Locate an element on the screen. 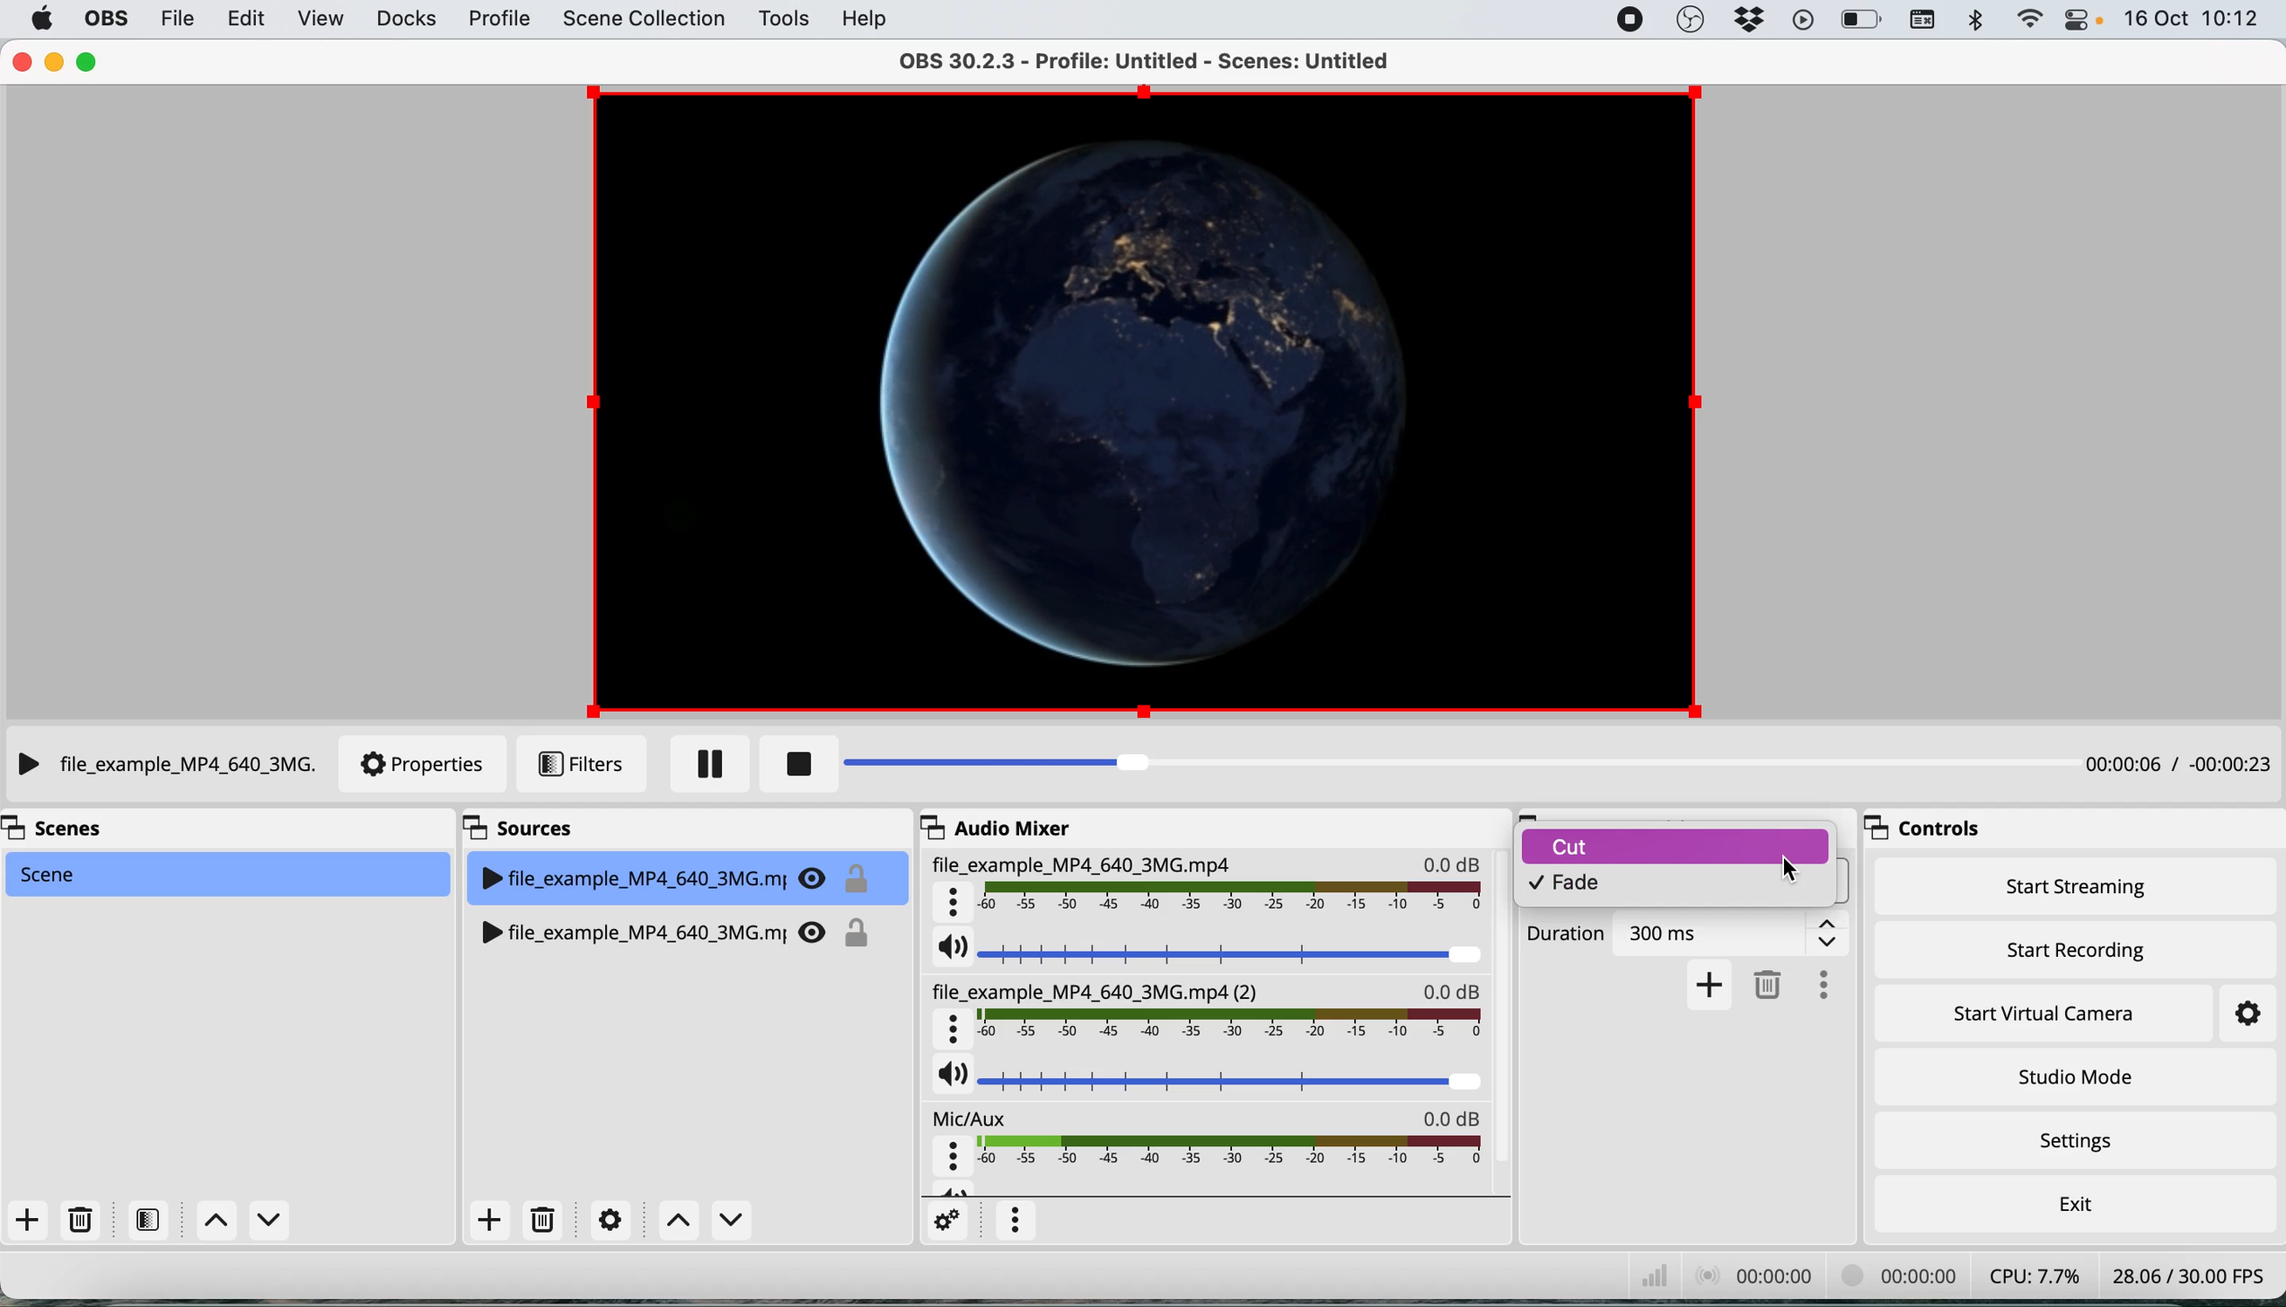  wifi is located at coordinates (2035, 20).